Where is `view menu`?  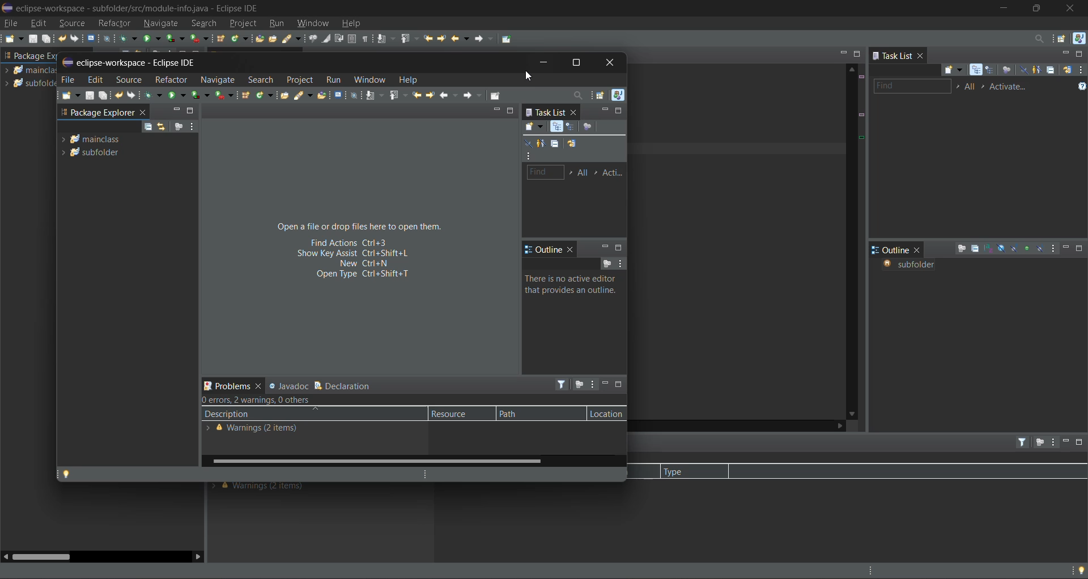
view menu is located at coordinates (1081, 70).